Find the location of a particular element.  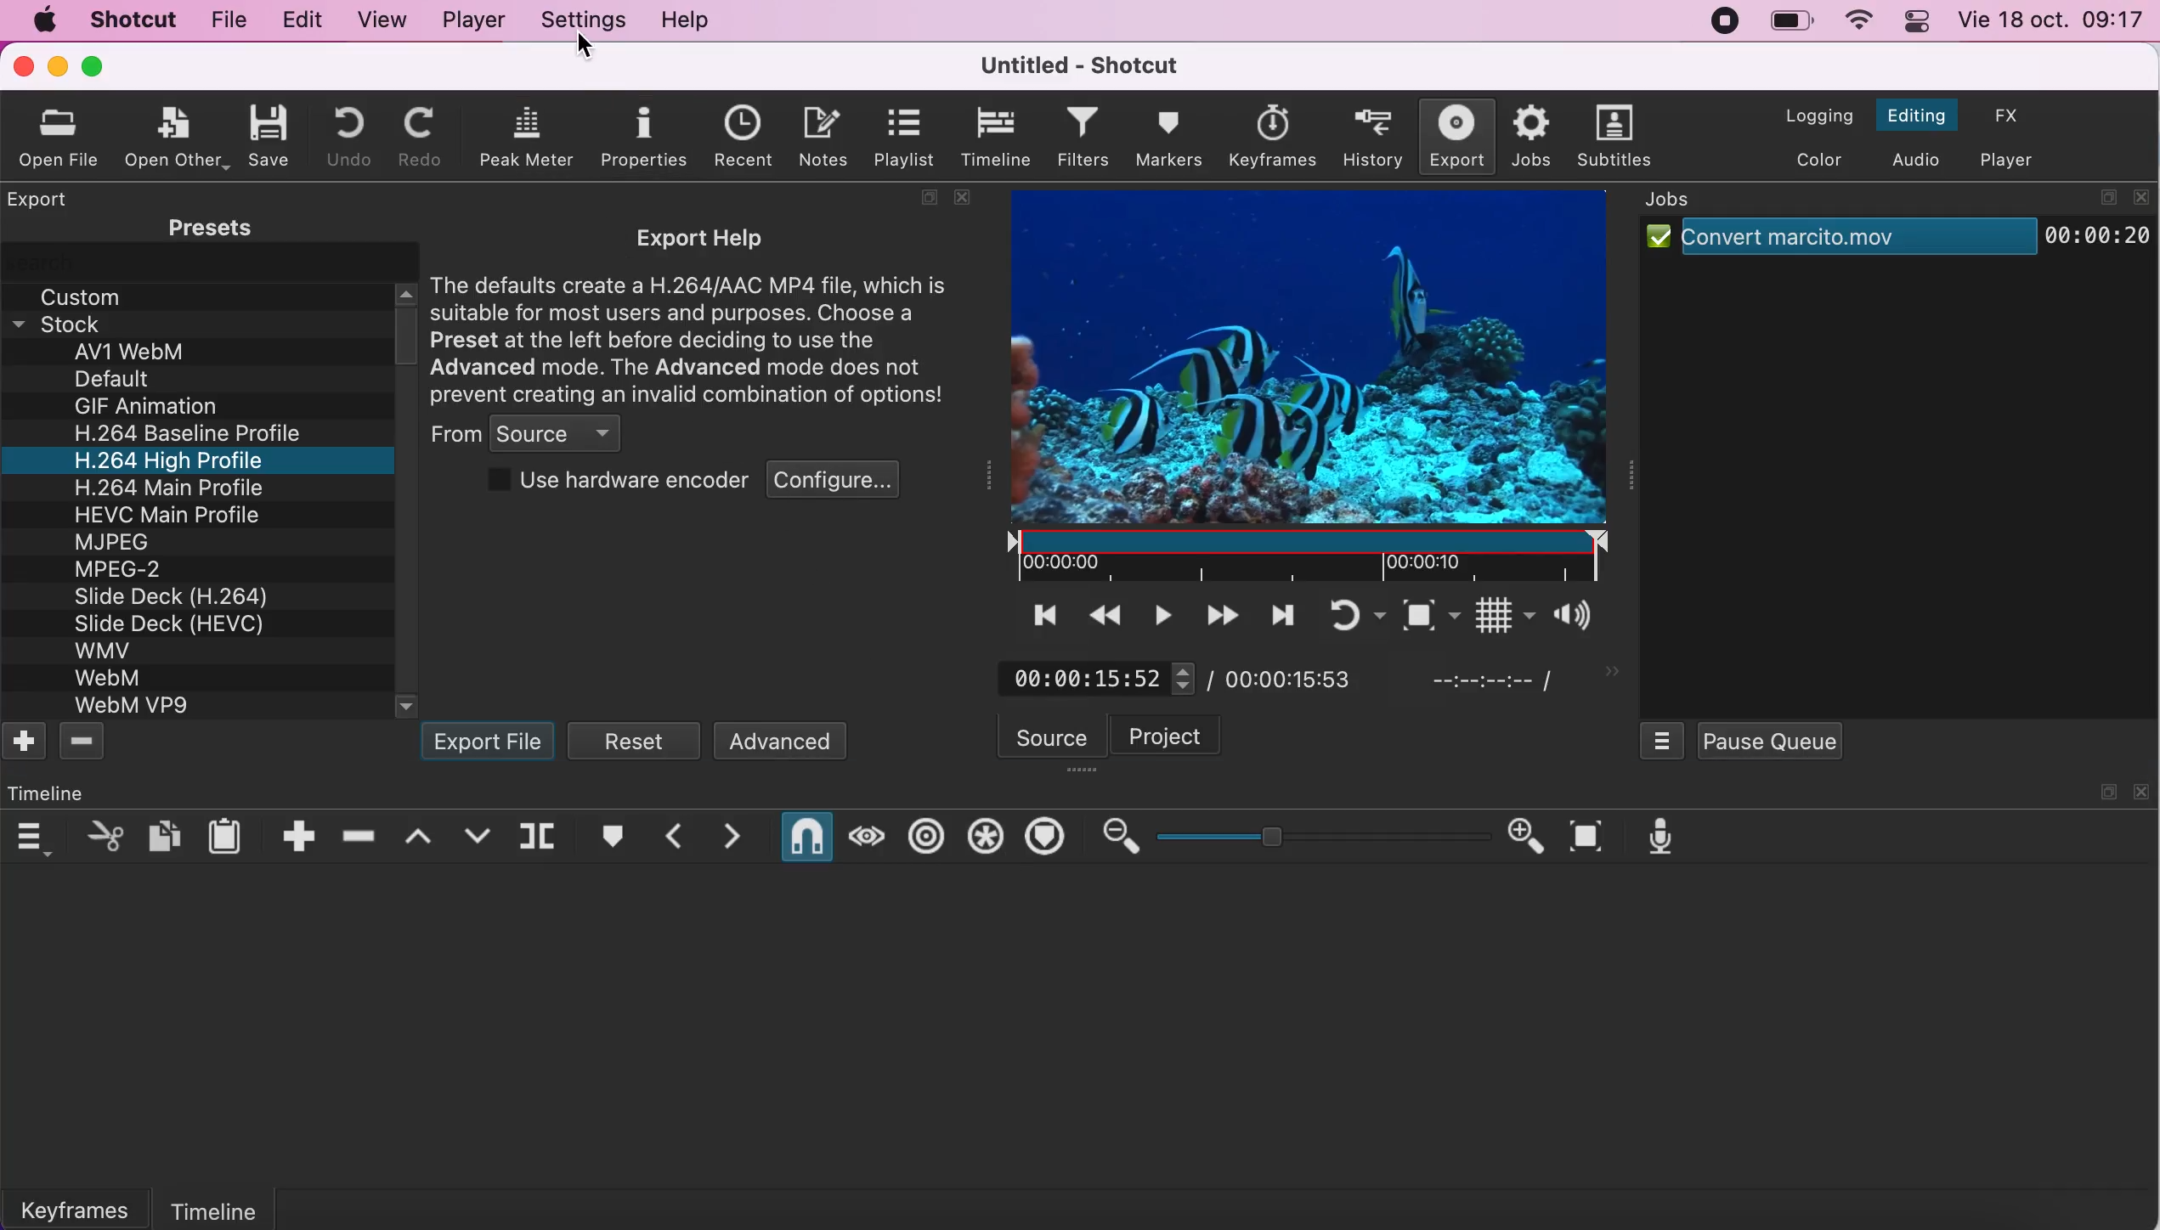

toggle play or pause is located at coordinates (1161, 616).